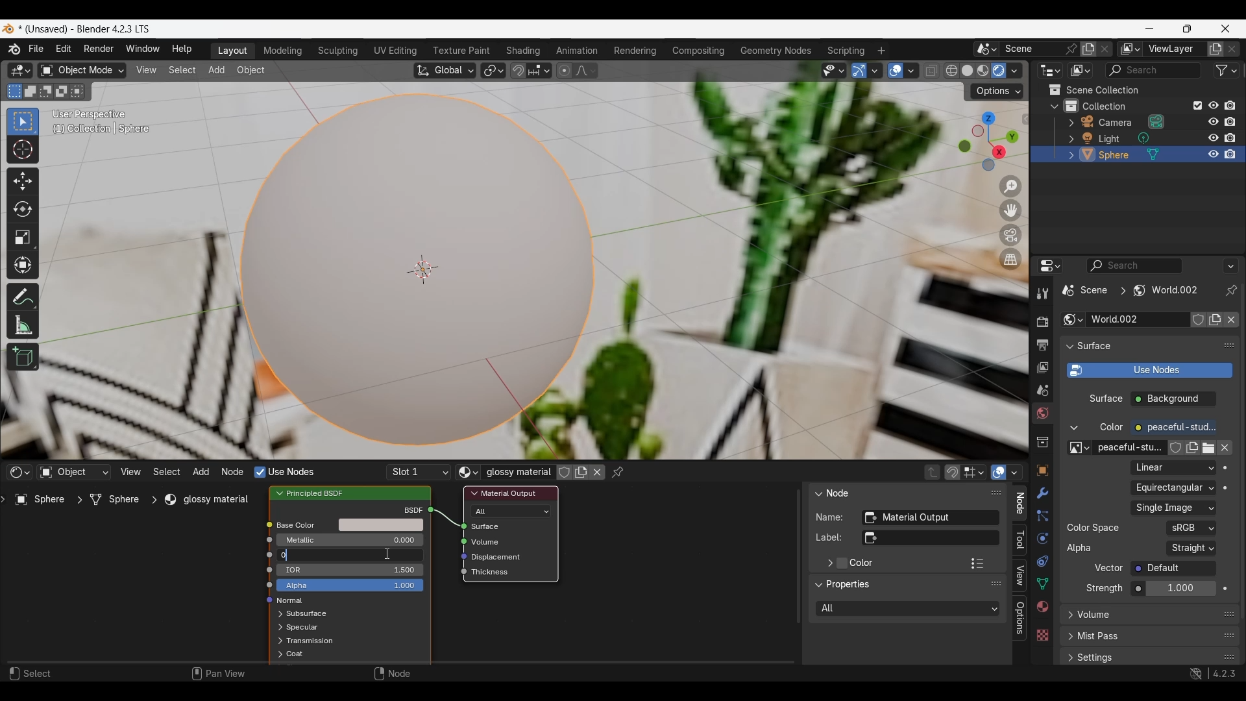 The height and width of the screenshot is (701, 1246). What do you see at coordinates (1109, 568) in the screenshot?
I see `Vector` at bounding box center [1109, 568].